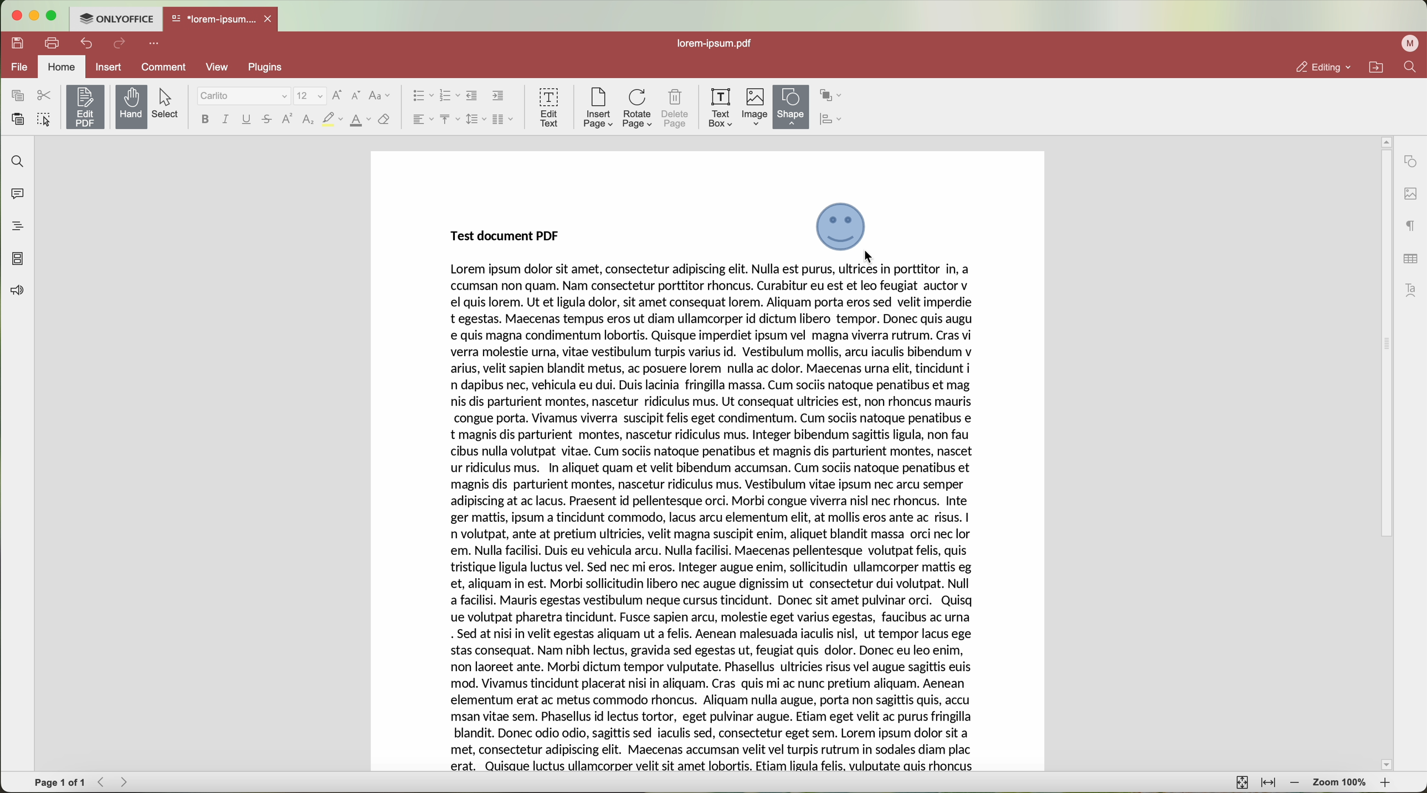 This screenshot has height=793, width=1427. Describe the element at coordinates (473, 96) in the screenshot. I see `decrease indent` at that location.